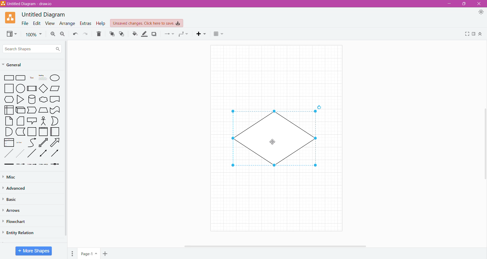 This screenshot has height=259, width=487. I want to click on Rounded Rectangle, so click(21, 78).